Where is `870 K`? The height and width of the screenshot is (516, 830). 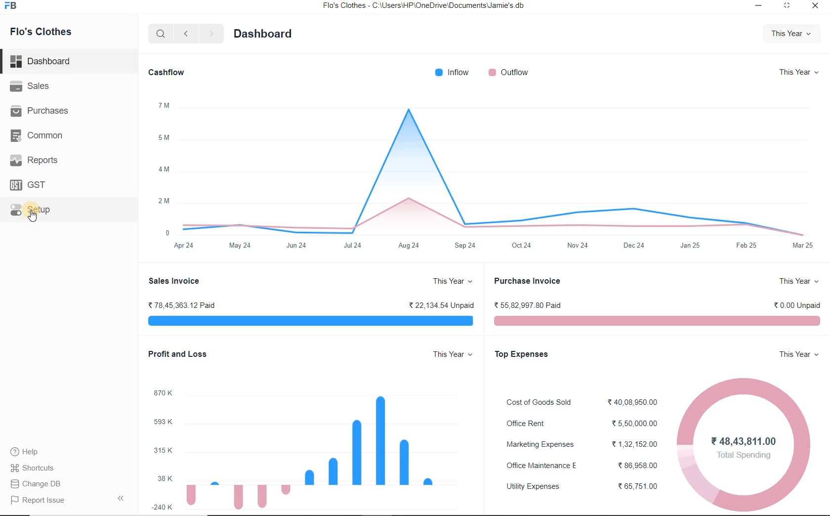 870 K is located at coordinates (164, 393).